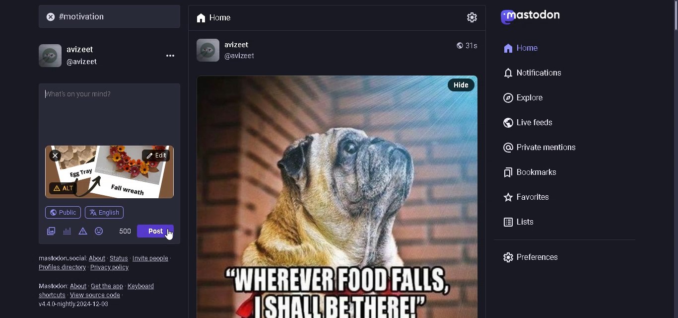  I want to click on photo, so click(128, 190).